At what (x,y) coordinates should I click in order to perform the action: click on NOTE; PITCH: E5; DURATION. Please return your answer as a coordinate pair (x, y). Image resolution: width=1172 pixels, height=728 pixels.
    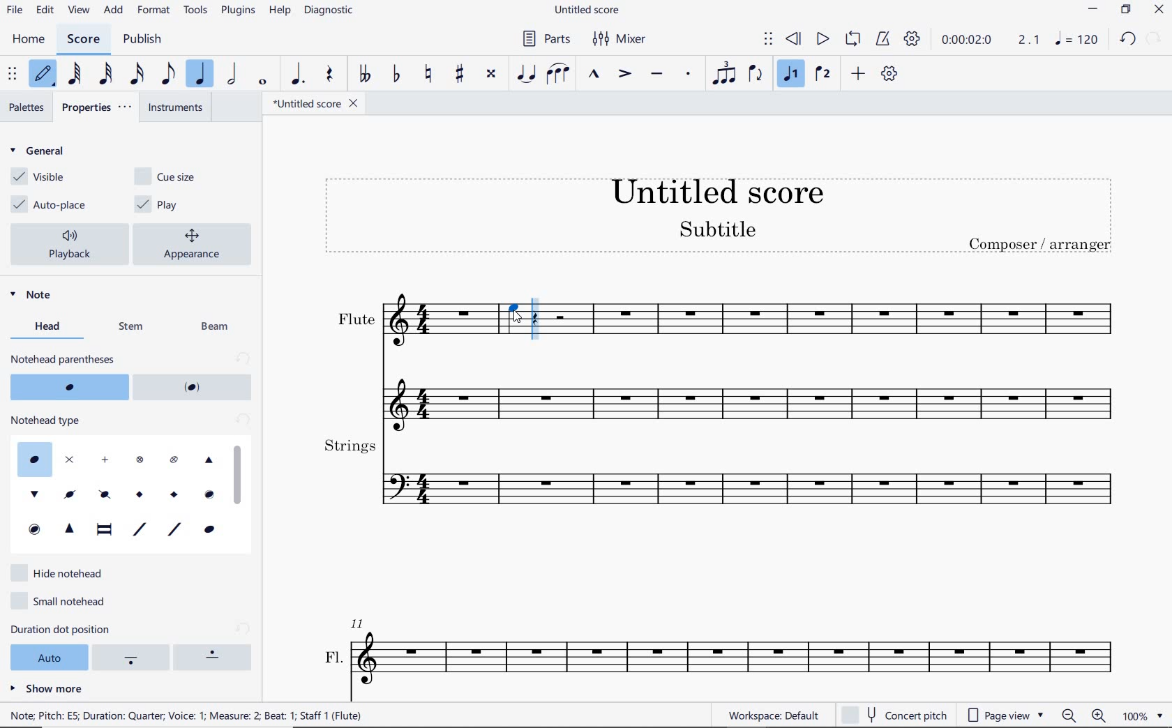
    Looking at the image, I should click on (195, 715).